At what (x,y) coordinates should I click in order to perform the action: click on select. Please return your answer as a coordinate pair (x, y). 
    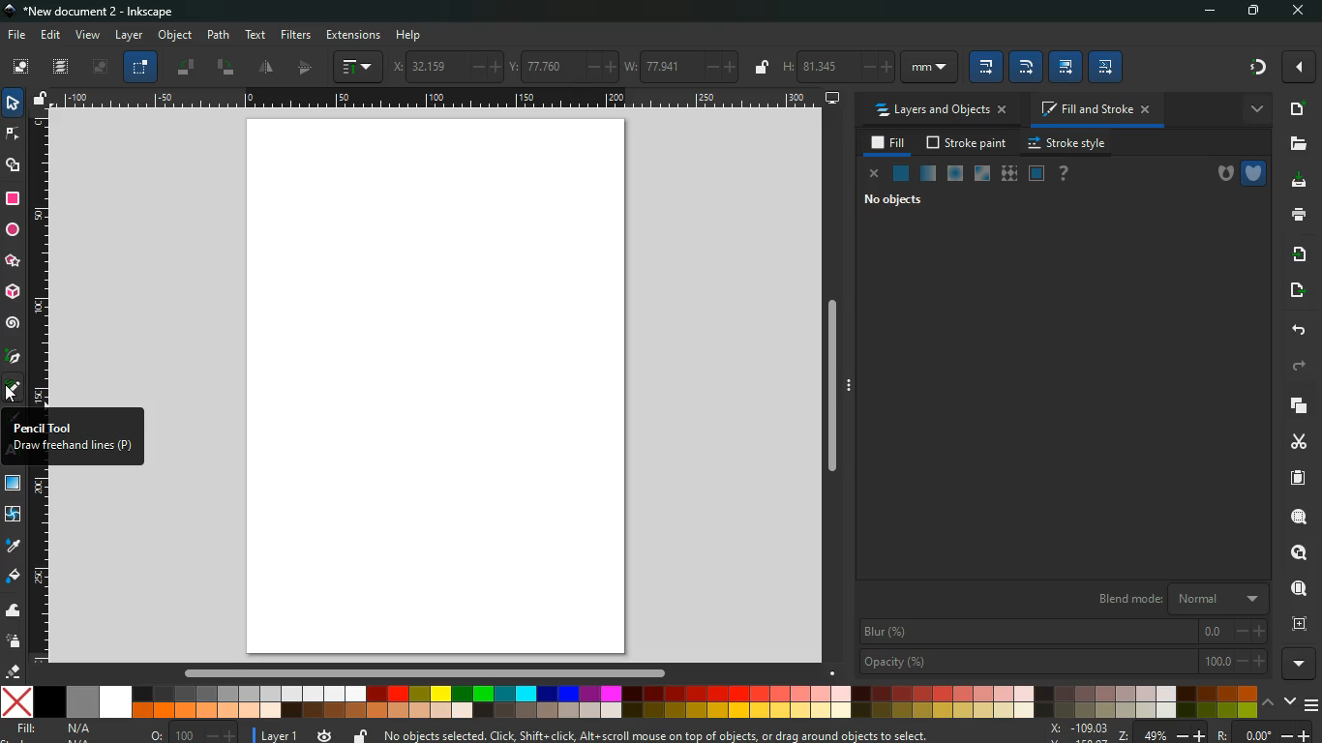
    Looking at the image, I should click on (140, 67).